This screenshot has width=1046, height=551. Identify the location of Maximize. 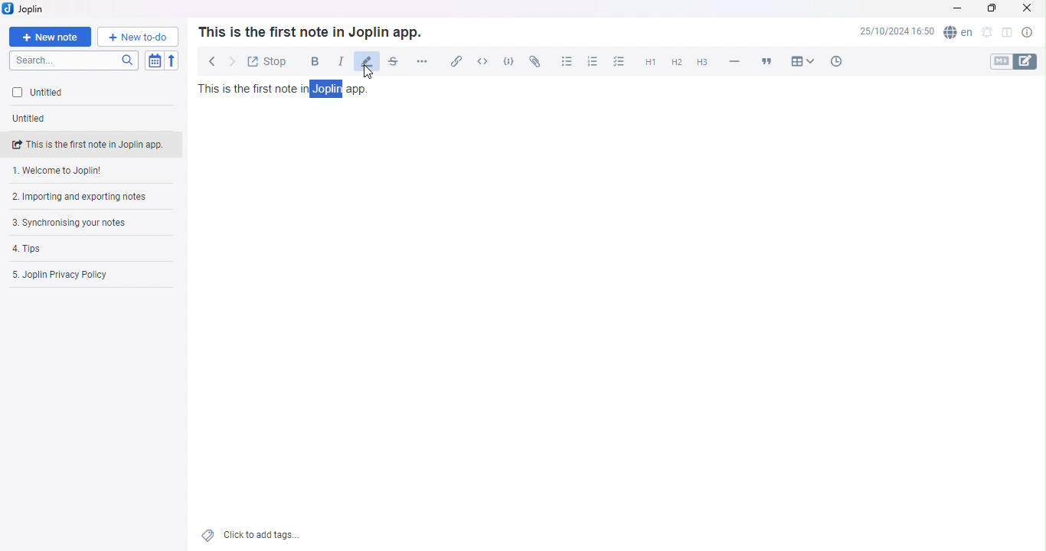
(991, 11).